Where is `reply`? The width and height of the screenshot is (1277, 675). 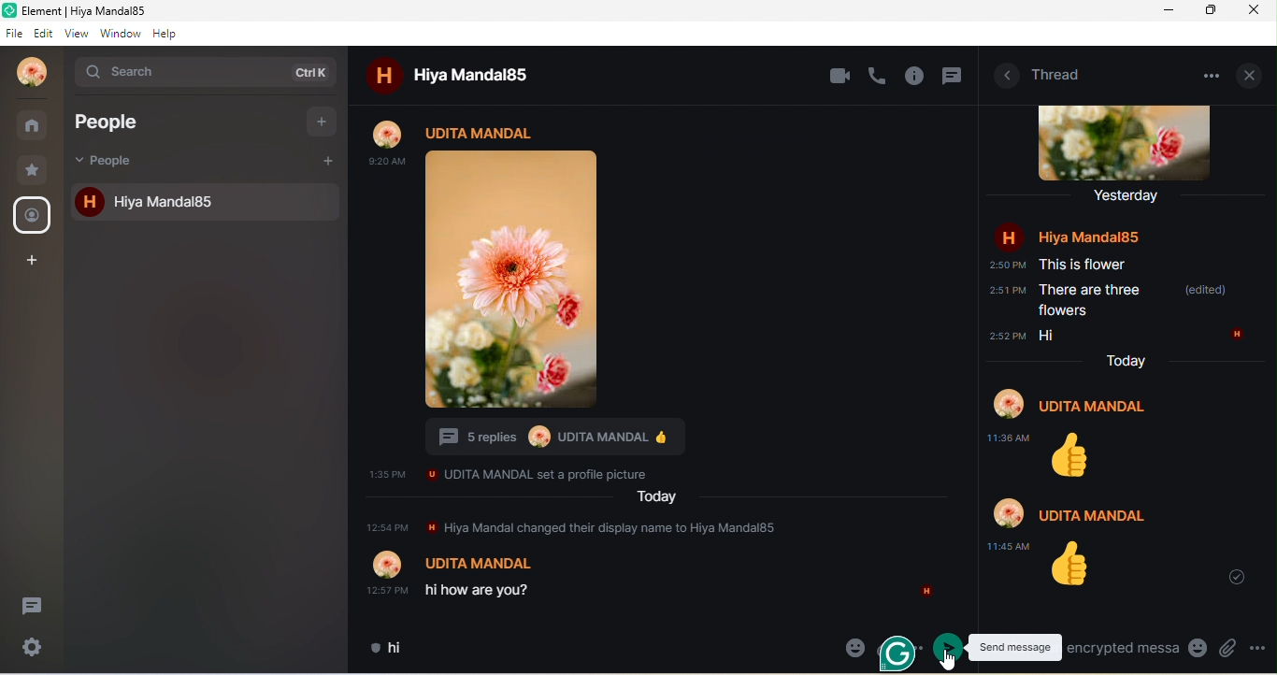
reply is located at coordinates (763, 136).